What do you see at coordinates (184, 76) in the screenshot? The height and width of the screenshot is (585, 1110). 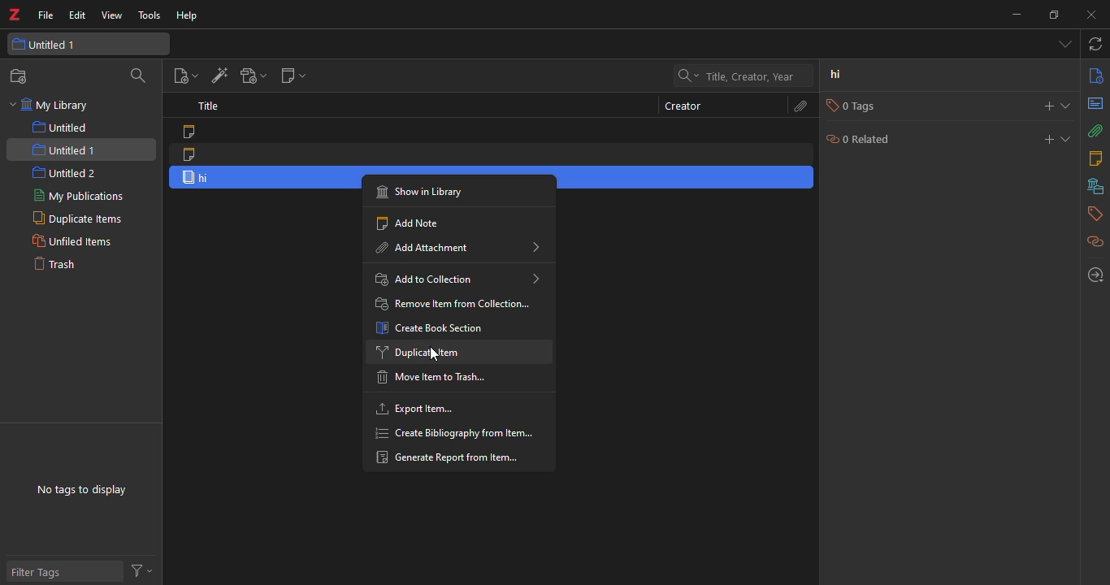 I see `new item` at bounding box center [184, 76].